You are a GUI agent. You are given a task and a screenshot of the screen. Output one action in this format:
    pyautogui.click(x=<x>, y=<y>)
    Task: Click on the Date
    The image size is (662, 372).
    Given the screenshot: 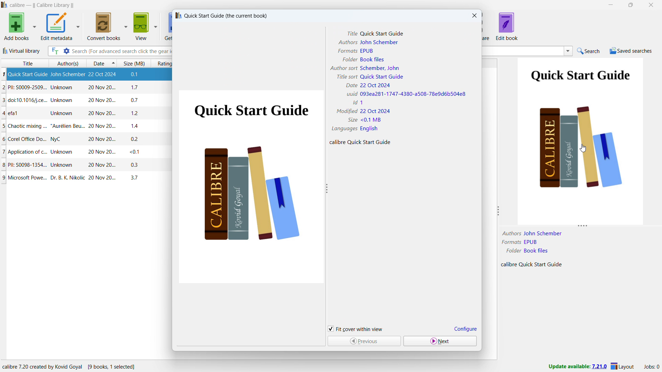 What is the action you would take?
    pyautogui.click(x=349, y=85)
    